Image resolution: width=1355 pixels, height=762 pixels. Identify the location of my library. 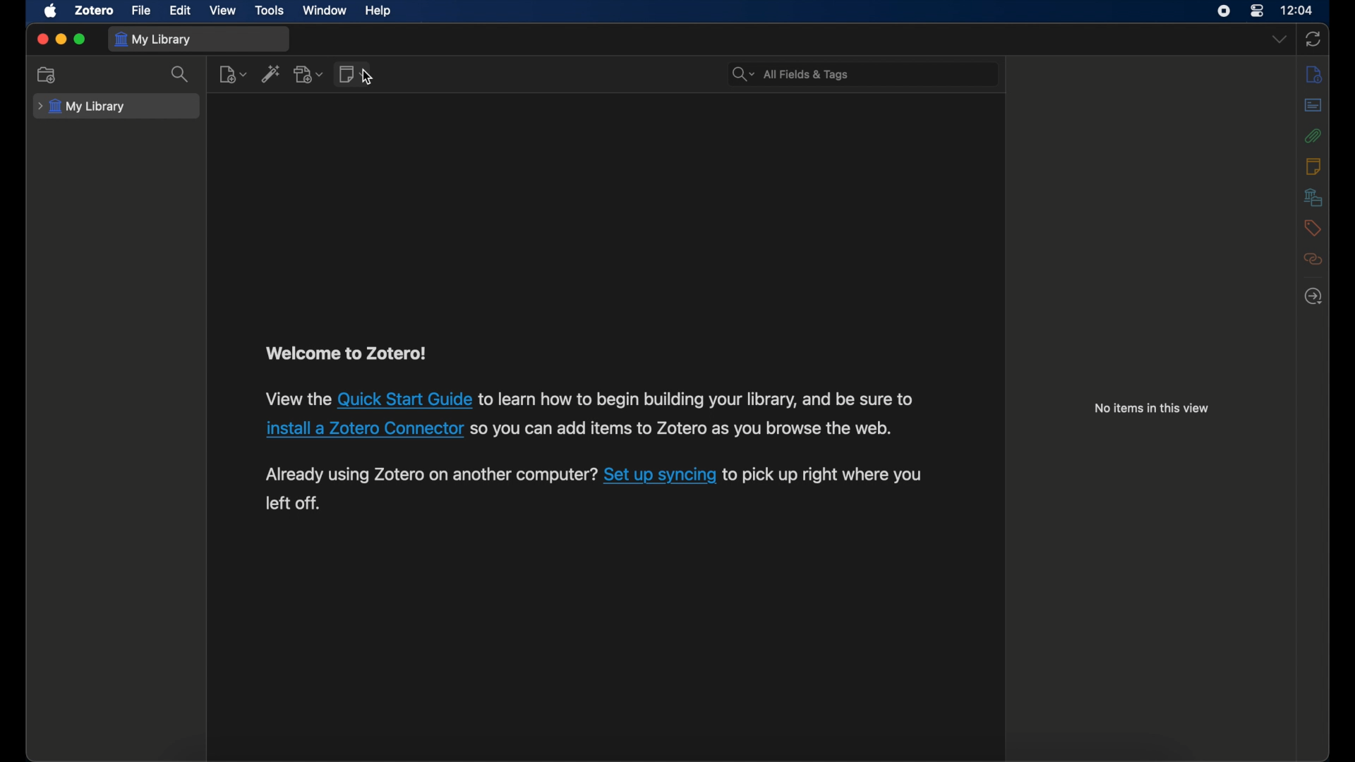
(81, 106).